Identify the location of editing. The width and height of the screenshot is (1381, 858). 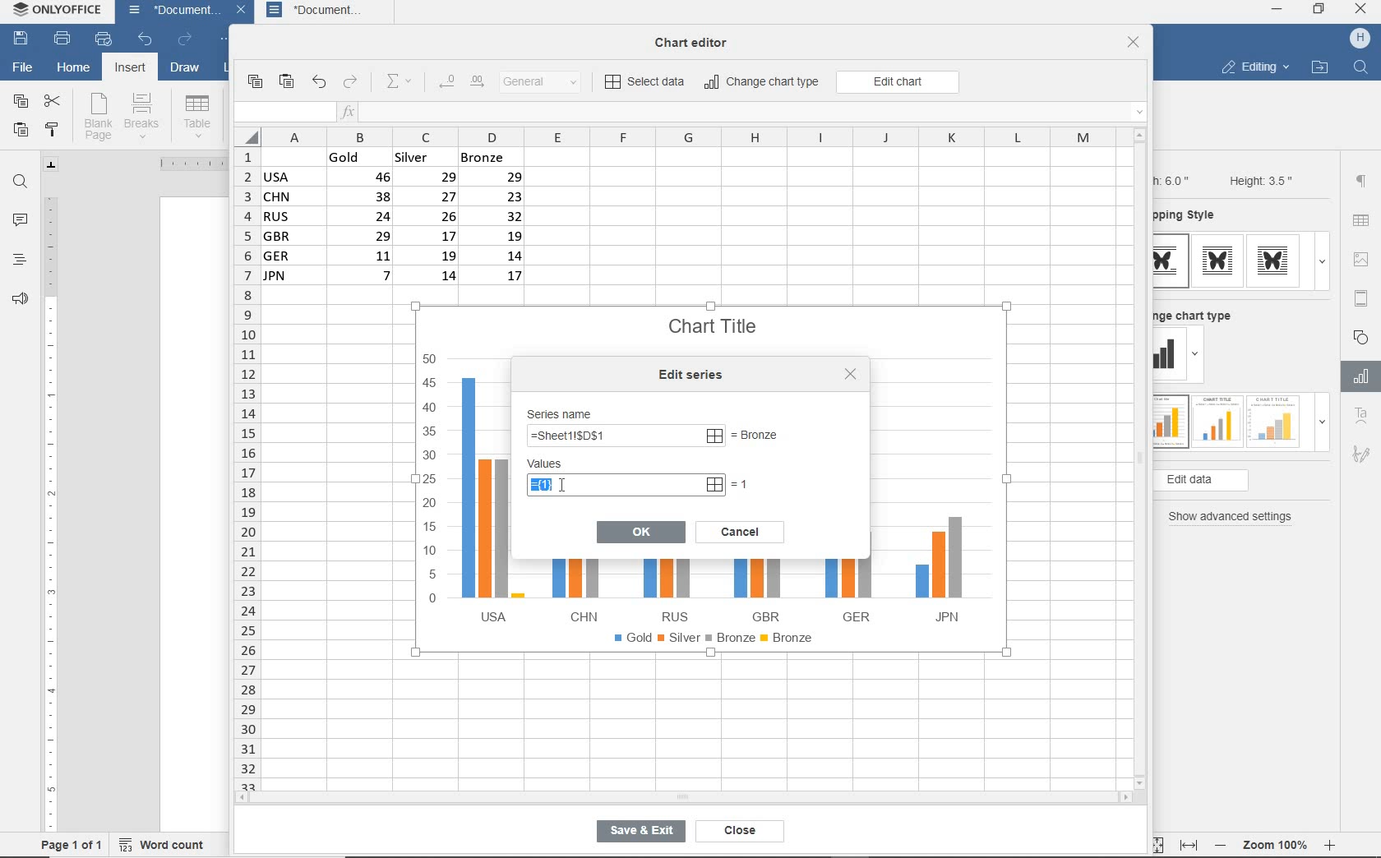
(1254, 69).